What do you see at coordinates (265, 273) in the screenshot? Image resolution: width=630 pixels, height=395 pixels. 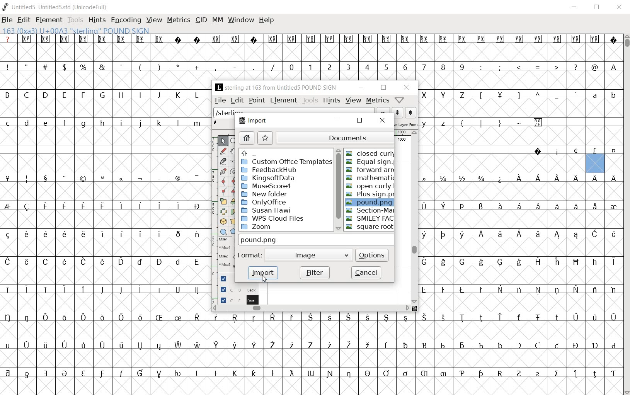 I see `import` at bounding box center [265, 273].